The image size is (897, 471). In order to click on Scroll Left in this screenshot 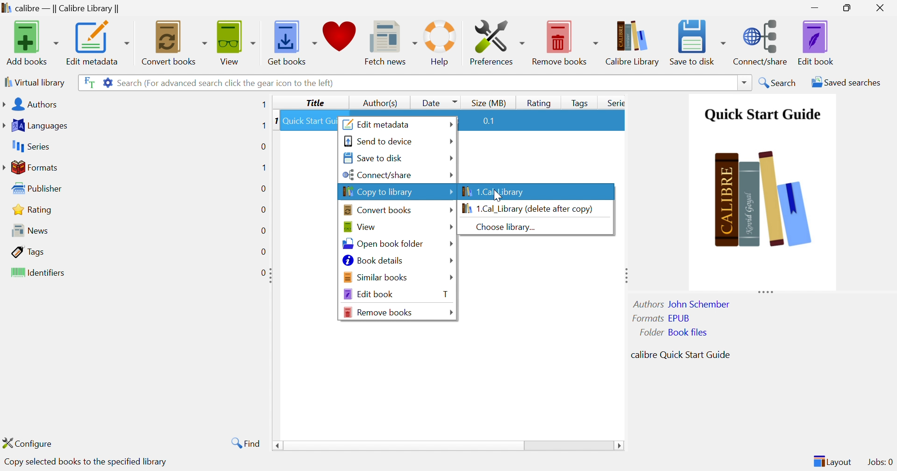, I will do `click(276, 446)`.